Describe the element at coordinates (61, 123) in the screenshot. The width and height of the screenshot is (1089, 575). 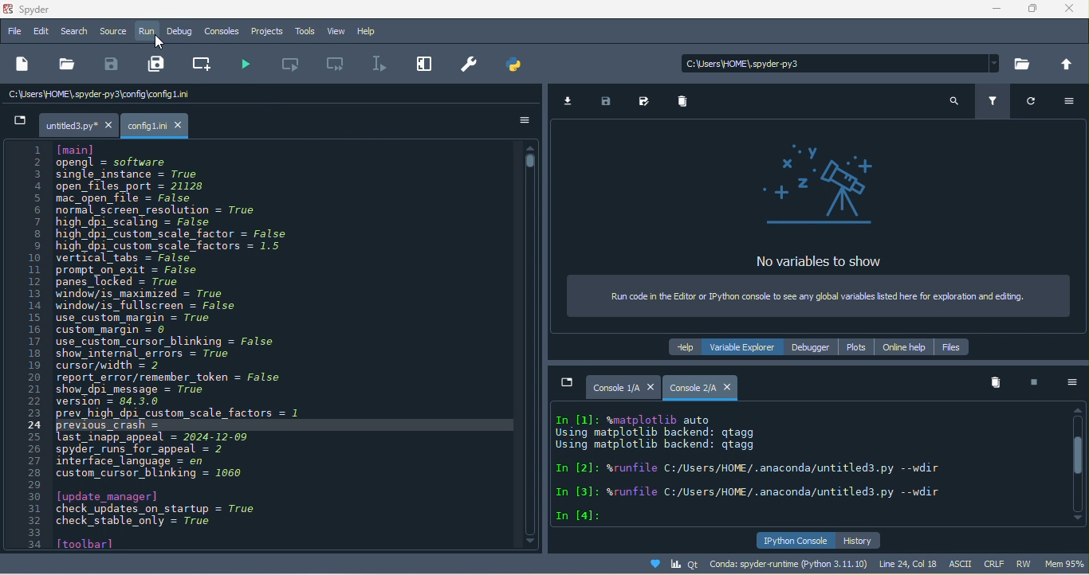
I see `untitled.py` at that location.